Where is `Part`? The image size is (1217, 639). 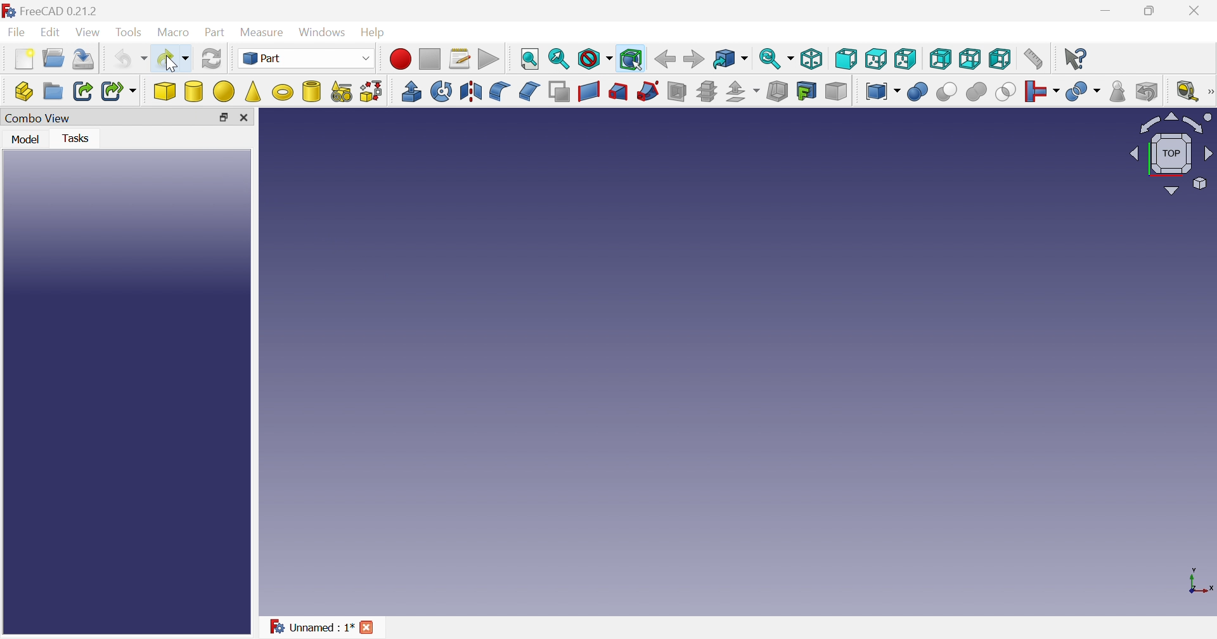
Part is located at coordinates (308, 59).